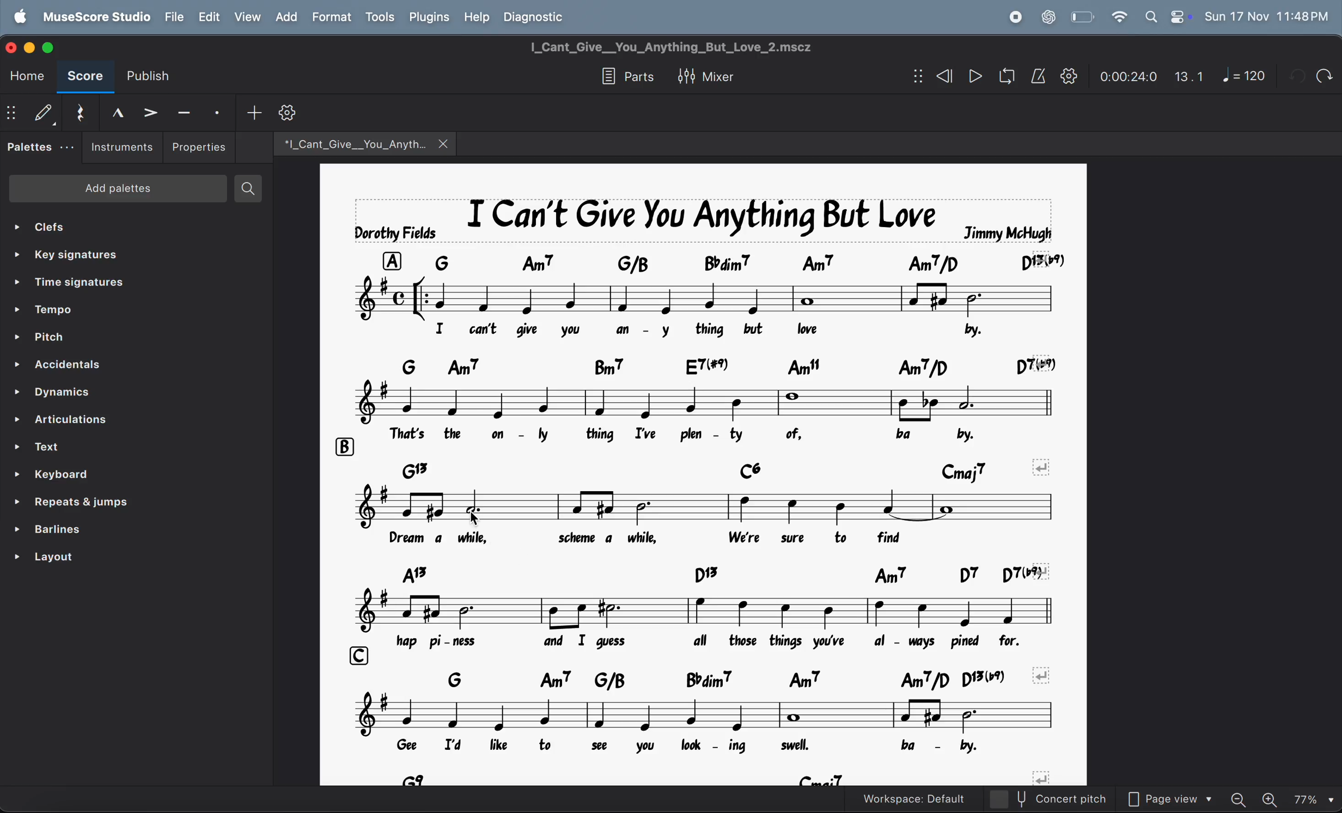  What do you see at coordinates (121, 366) in the screenshot?
I see `accidentals` at bounding box center [121, 366].